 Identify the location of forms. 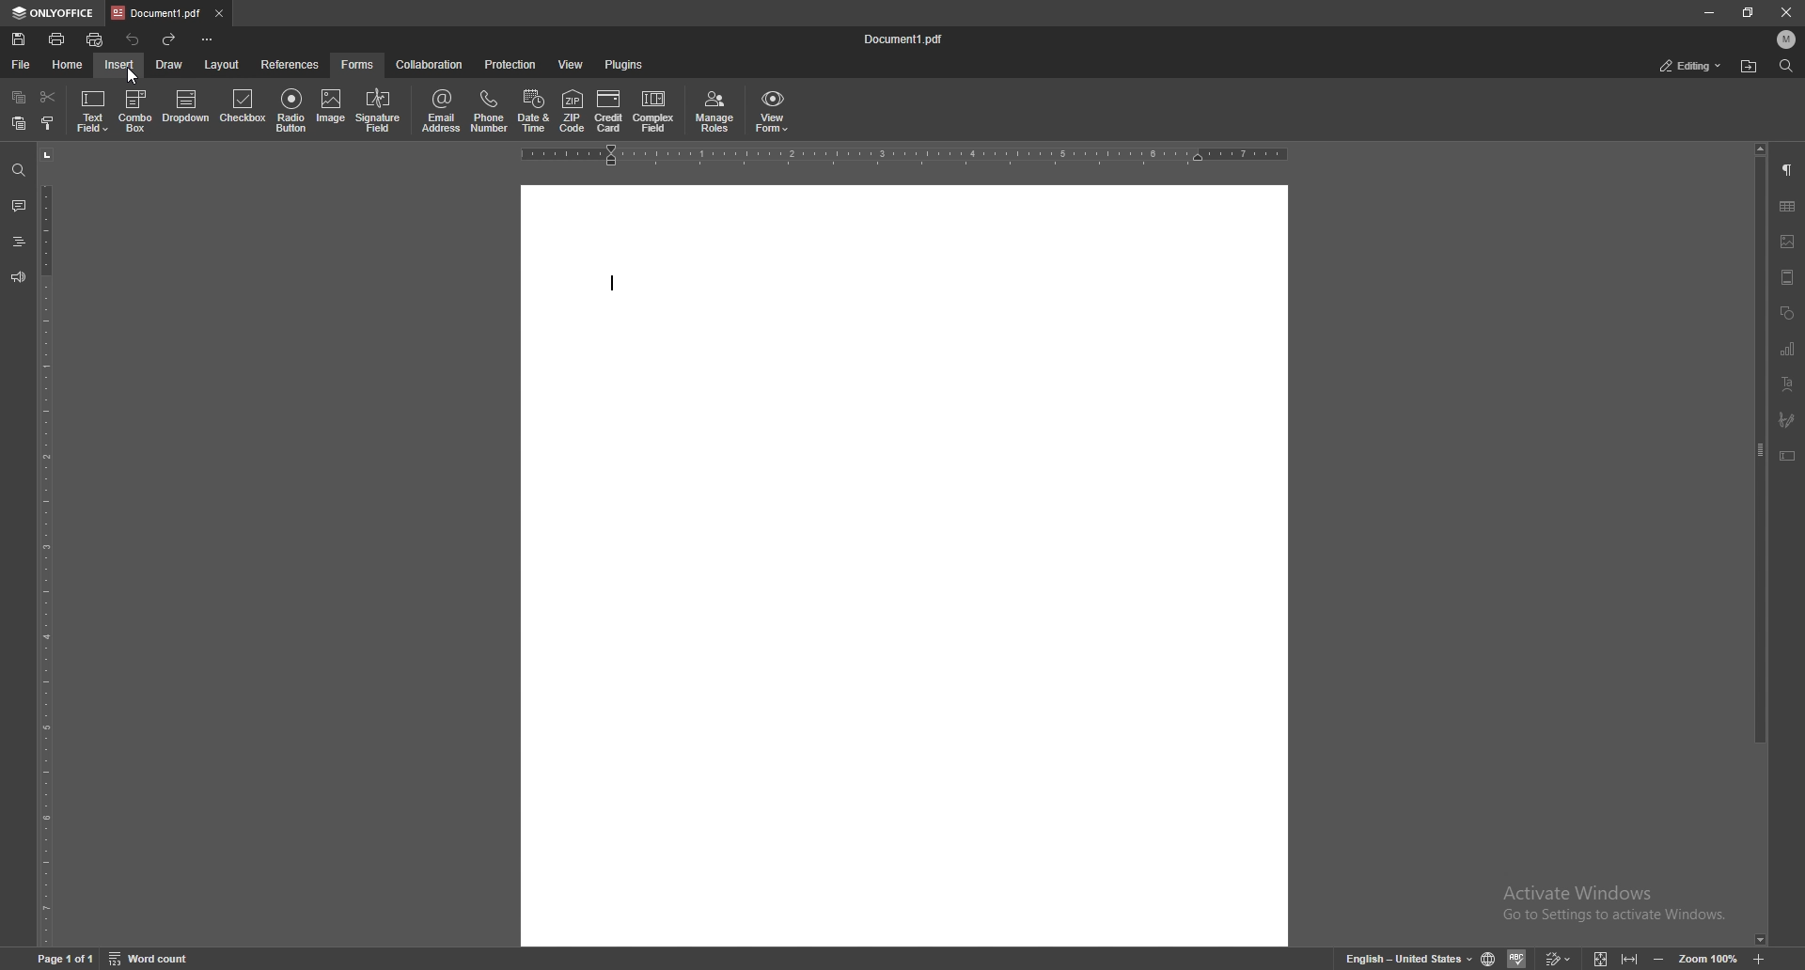
(356, 65).